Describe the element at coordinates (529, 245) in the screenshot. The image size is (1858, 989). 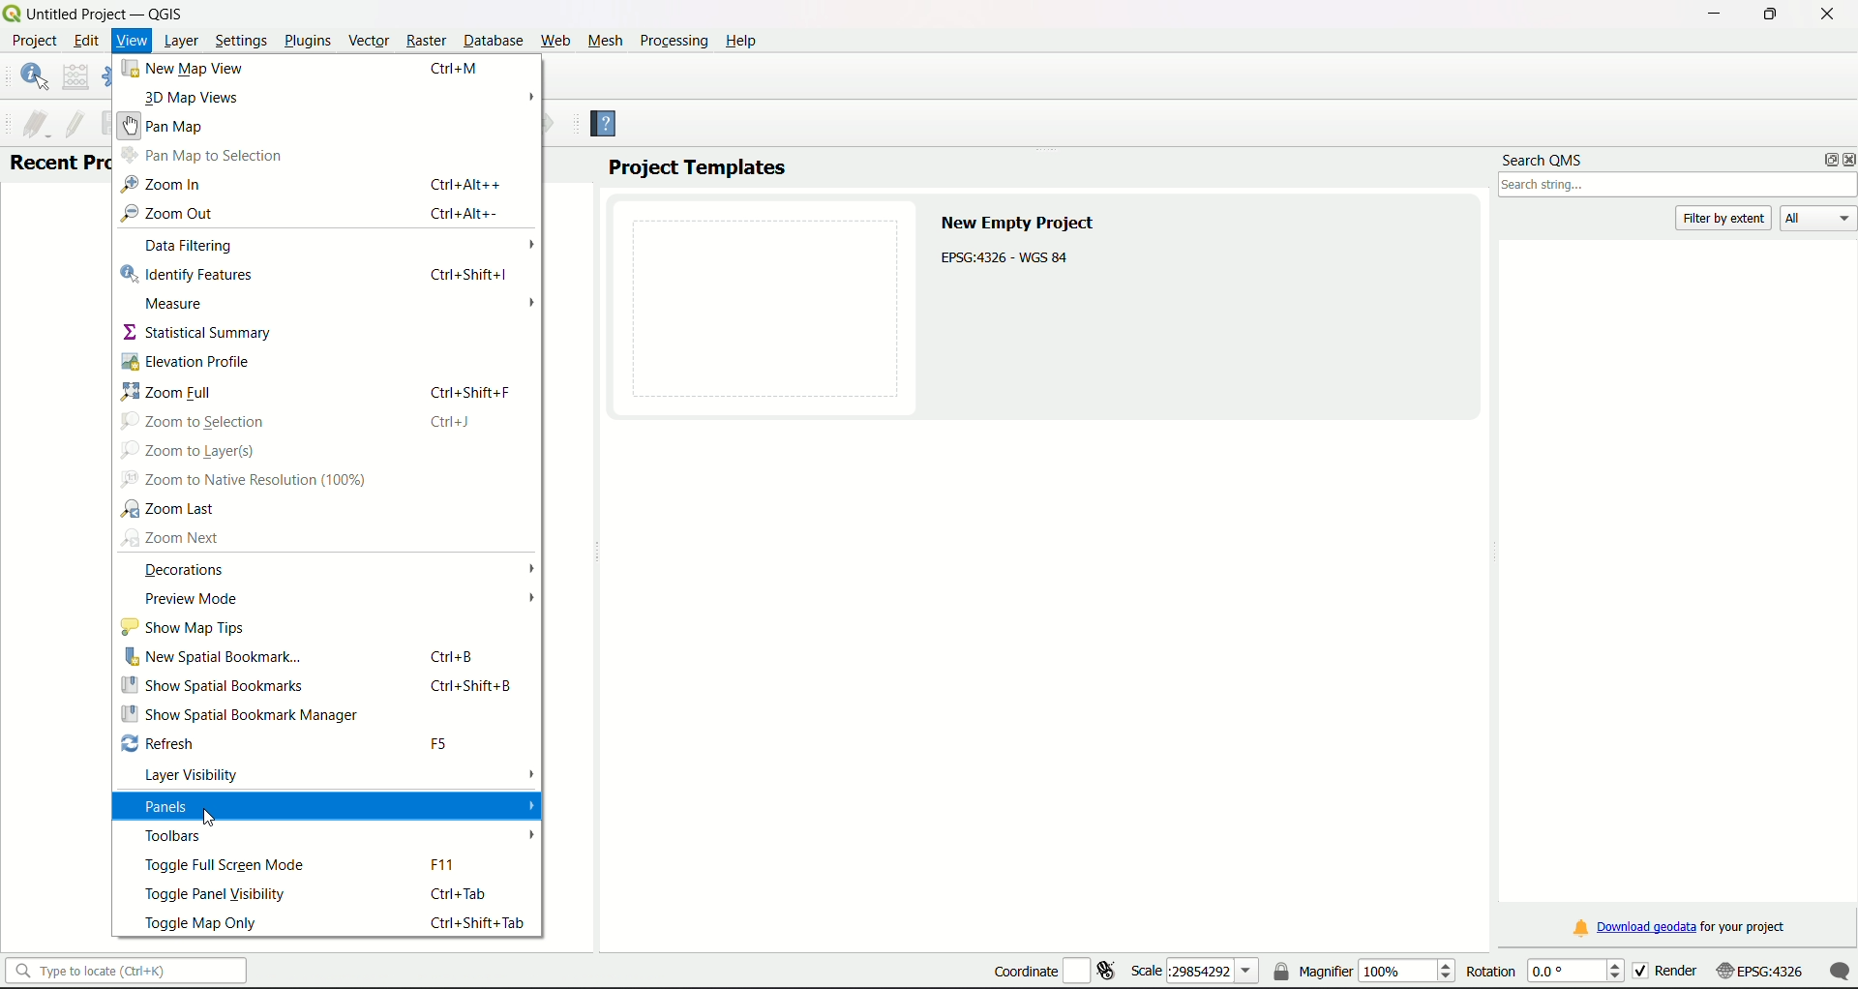
I see `Arrow` at that location.